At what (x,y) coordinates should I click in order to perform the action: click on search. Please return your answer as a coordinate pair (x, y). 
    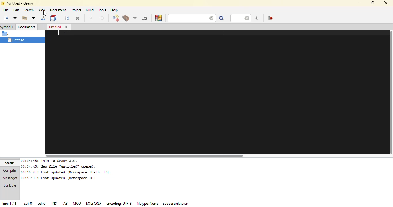
    Looking at the image, I should click on (28, 10).